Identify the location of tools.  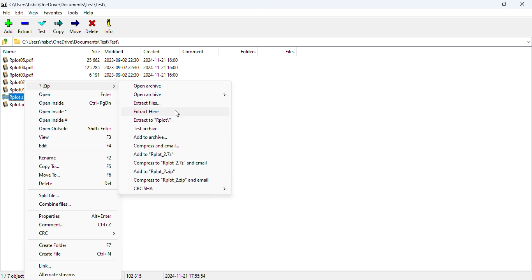
(72, 13).